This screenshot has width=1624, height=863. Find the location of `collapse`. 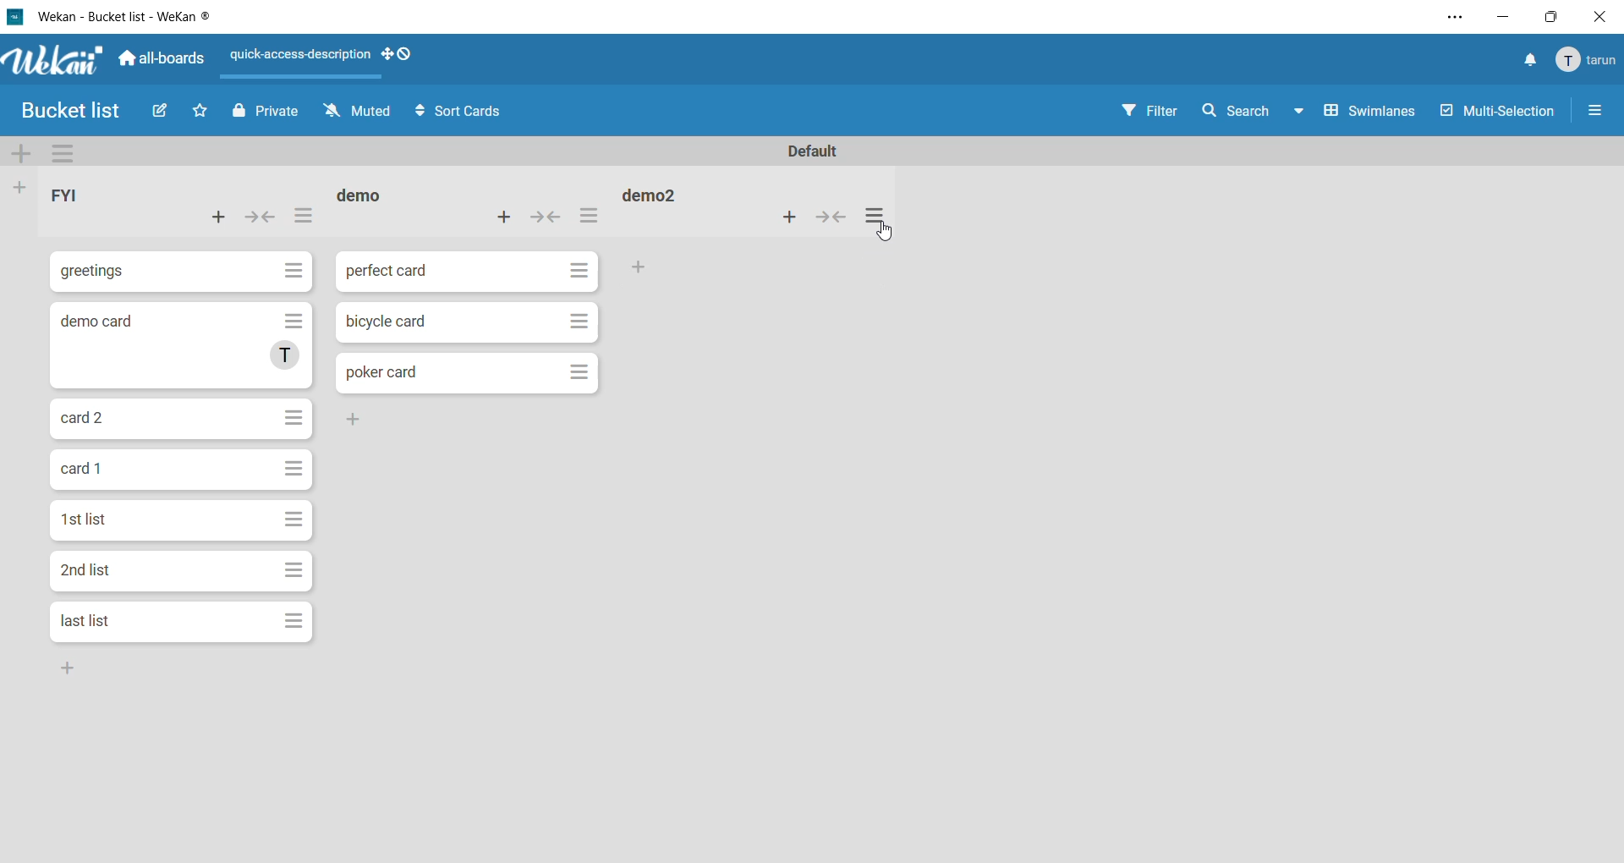

collapse is located at coordinates (831, 216).